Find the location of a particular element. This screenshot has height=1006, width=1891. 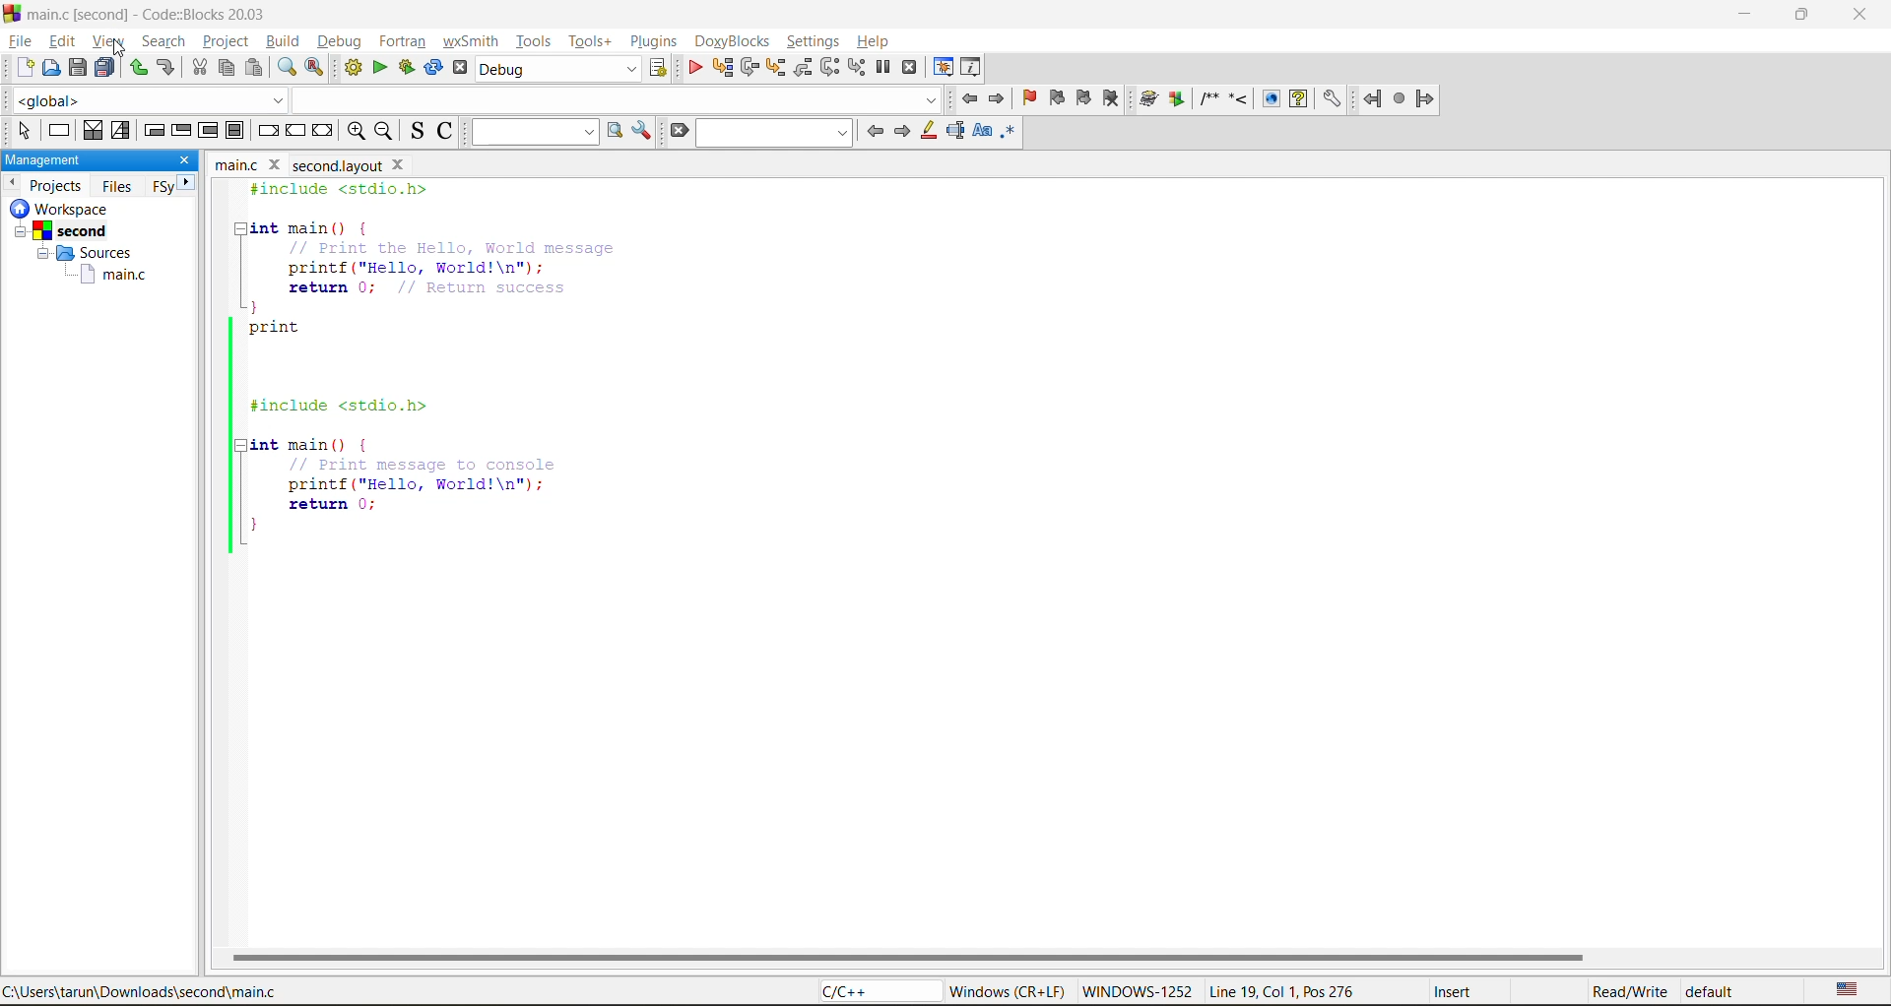

run is located at coordinates (381, 69).